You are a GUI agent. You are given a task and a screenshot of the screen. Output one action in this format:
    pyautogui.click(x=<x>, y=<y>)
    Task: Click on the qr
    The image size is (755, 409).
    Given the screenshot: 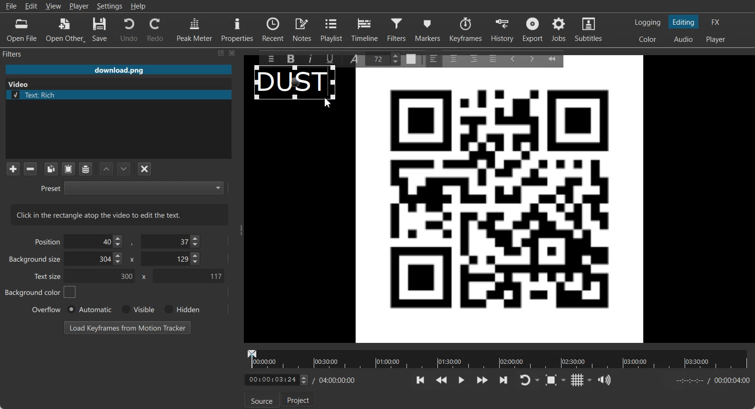 What is the action you would take?
    pyautogui.click(x=500, y=209)
    